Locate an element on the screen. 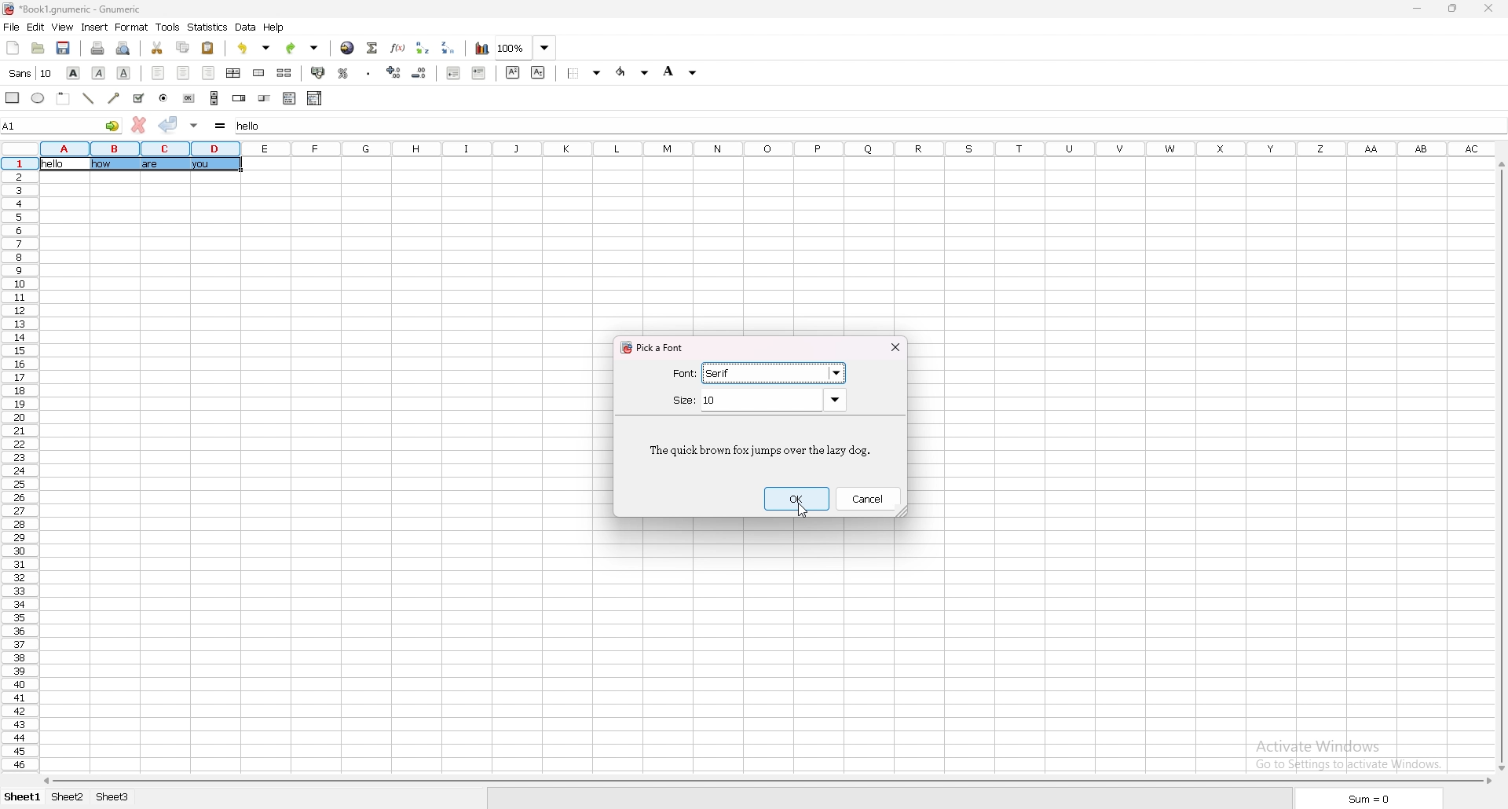 Image resolution: width=1508 pixels, height=809 pixels. chart is located at coordinates (482, 48).